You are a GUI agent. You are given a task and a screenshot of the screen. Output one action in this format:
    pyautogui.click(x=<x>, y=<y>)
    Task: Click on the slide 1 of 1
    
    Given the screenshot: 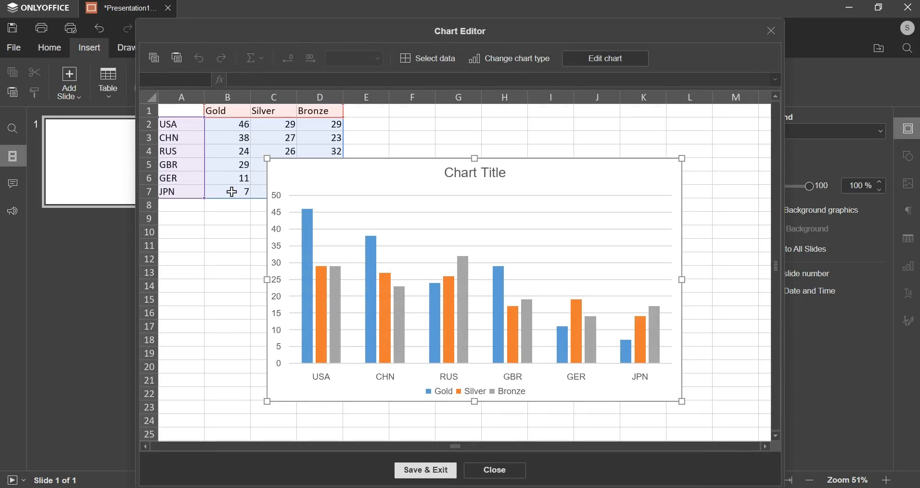 What is the action you would take?
    pyautogui.click(x=55, y=481)
    